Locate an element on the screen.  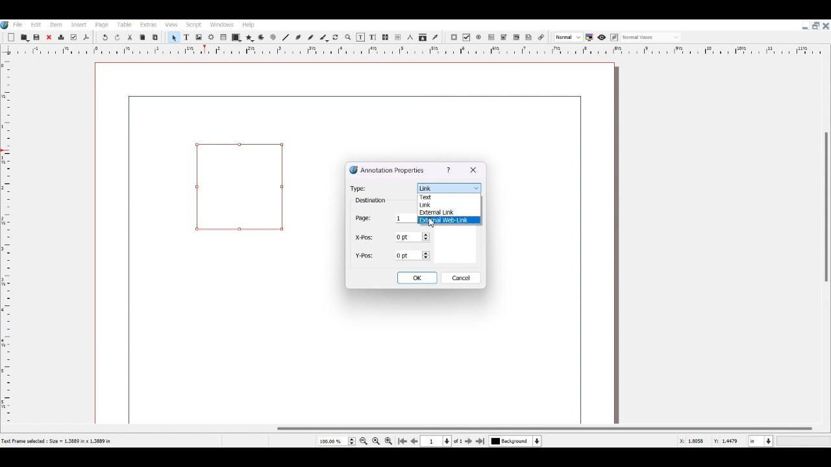
Edit content of frame is located at coordinates (360, 37).